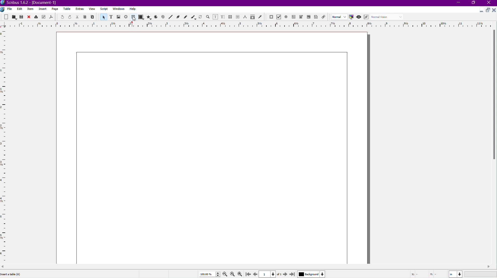 The image size is (497, 278). What do you see at coordinates (249, 274) in the screenshot?
I see `Go to First Page` at bounding box center [249, 274].